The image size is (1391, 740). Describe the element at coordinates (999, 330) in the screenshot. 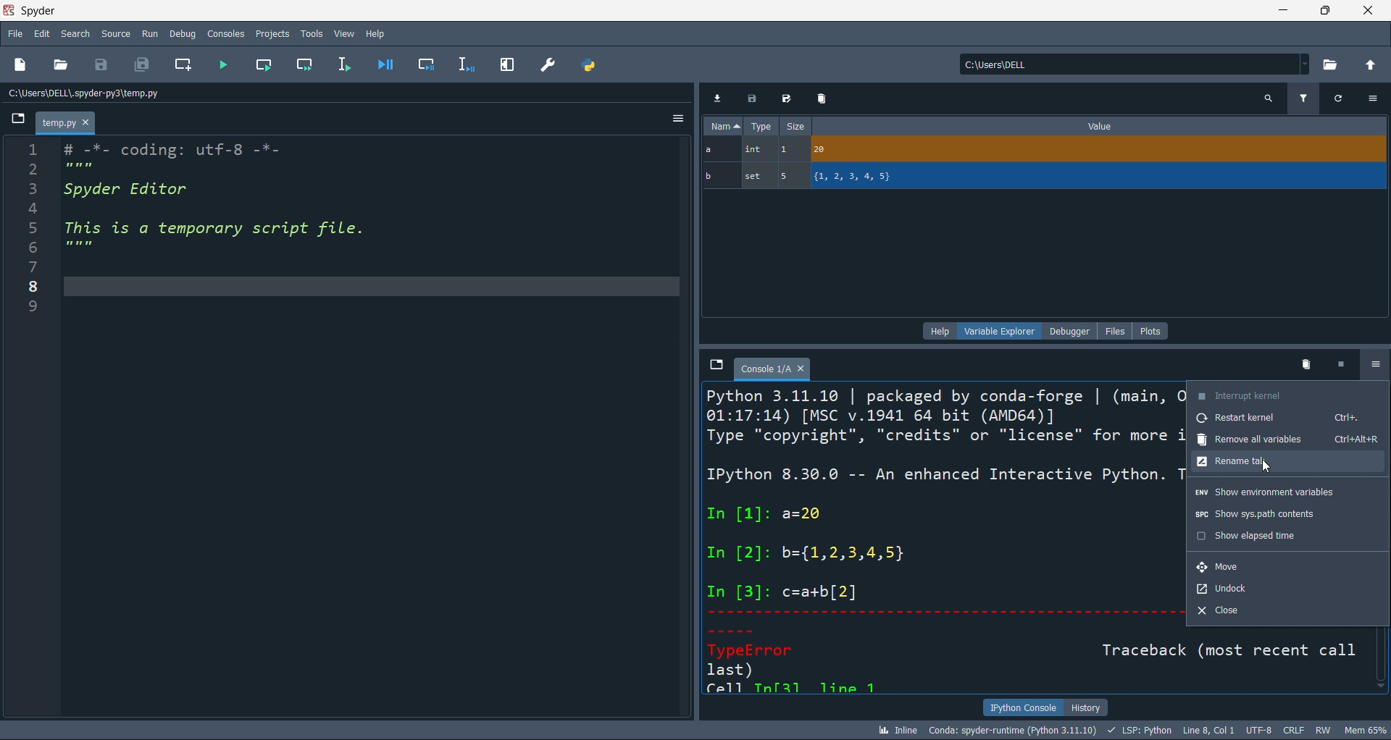

I see `variable explorer (selected))` at that location.